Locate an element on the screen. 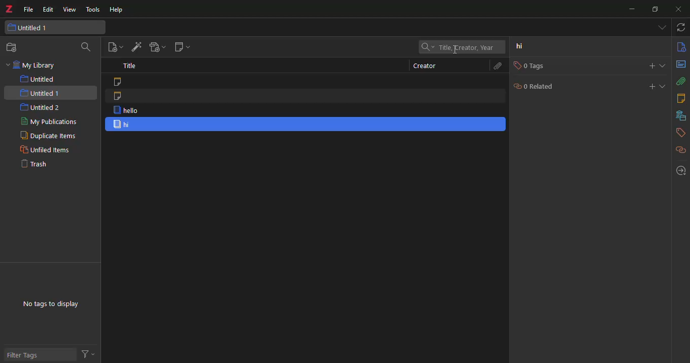 The image size is (690, 363). info is located at coordinates (681, 46).